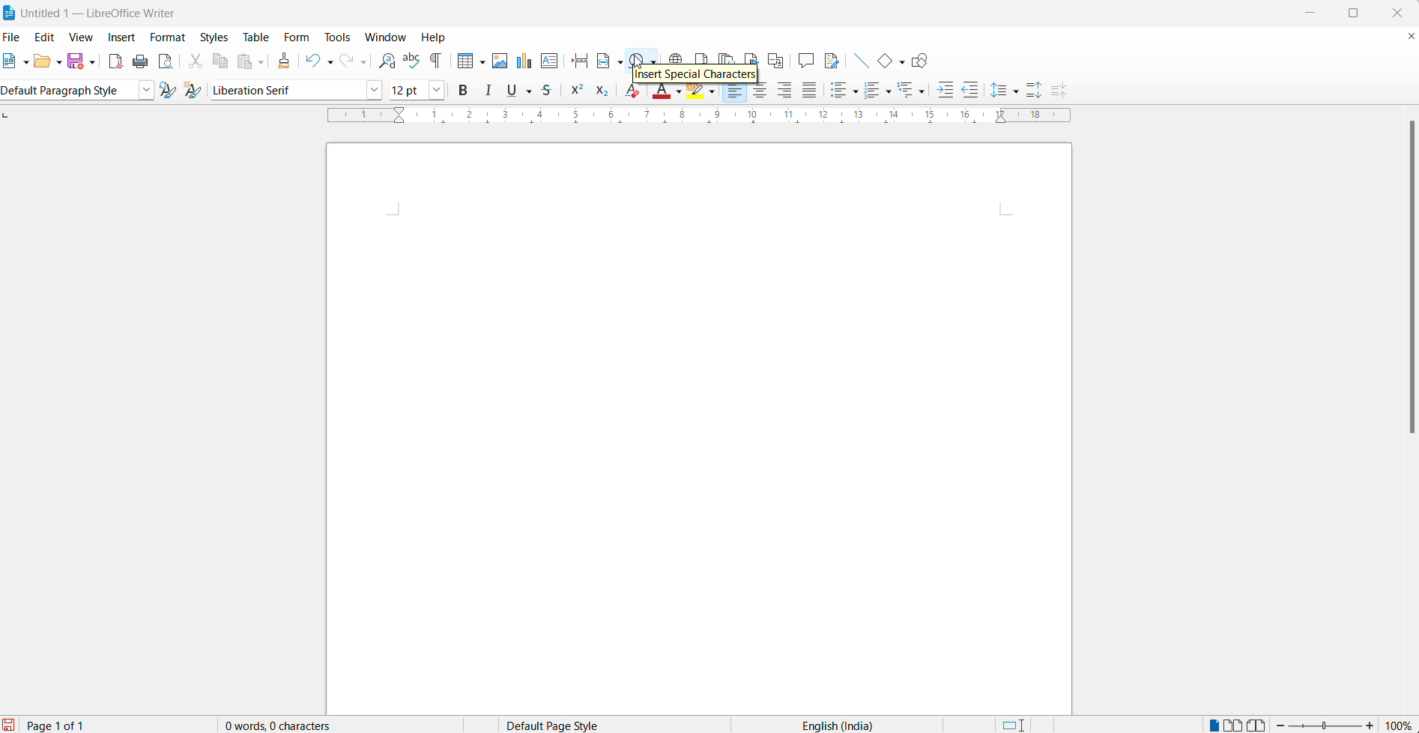 The width and height of the screenshot is (1419, 733). What do you see at coordinates (339, 38) in the screenshot?
I see `tools` at bounding box center [339, 38].